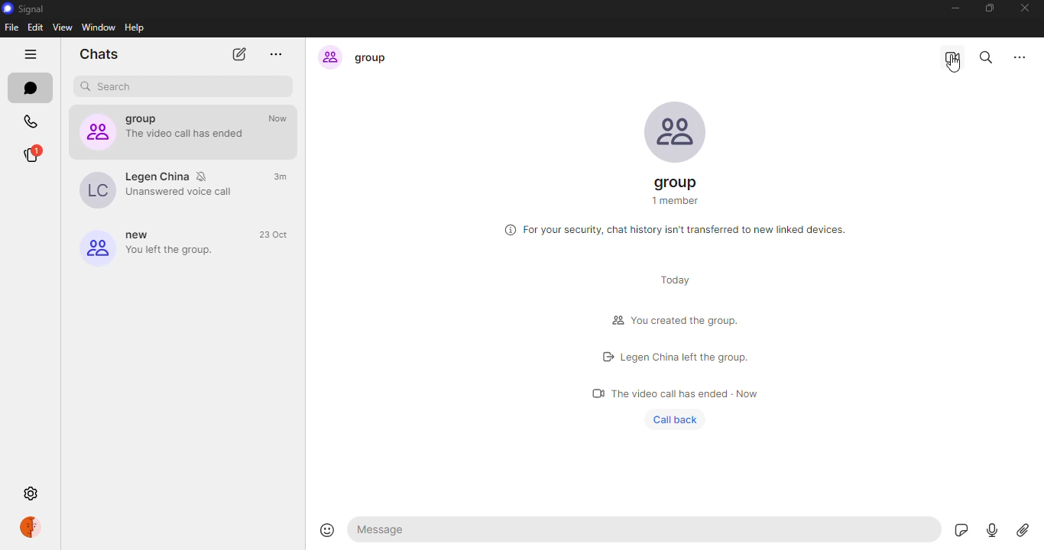 The image size is (1044, 550). Describe the element at coordinates (36, 27) in the screenshot. I see `edit` at that location.